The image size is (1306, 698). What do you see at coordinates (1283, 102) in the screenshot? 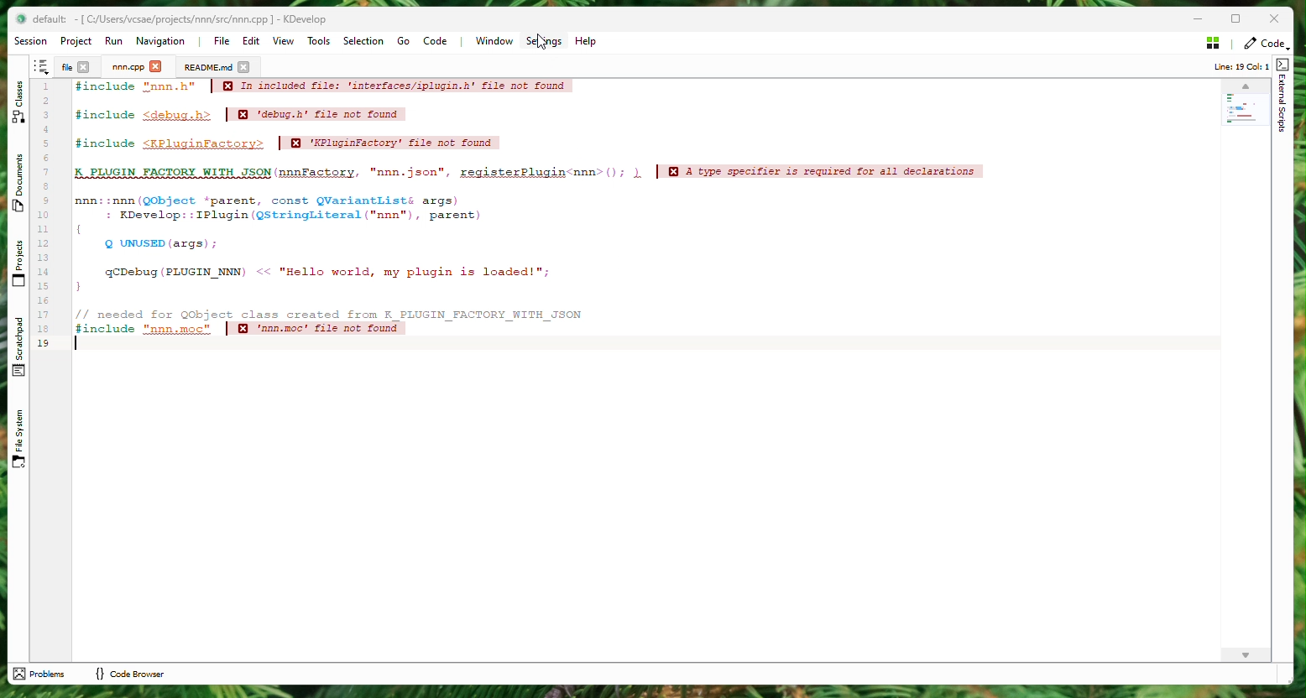
I see `External Script` at bounding box center [1283, 102].